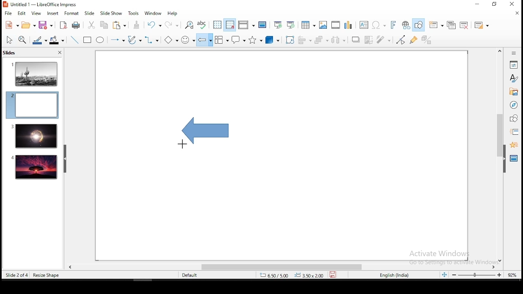  I want to click on align objects, so click(307, 40).